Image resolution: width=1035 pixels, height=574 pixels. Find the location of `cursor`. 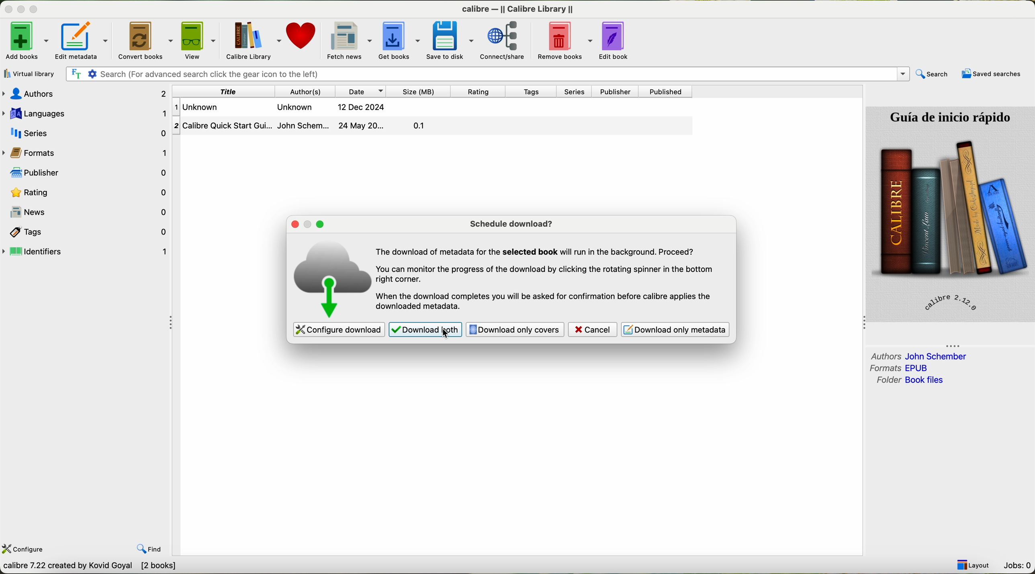

cursor is located at coordinates (439, 331).